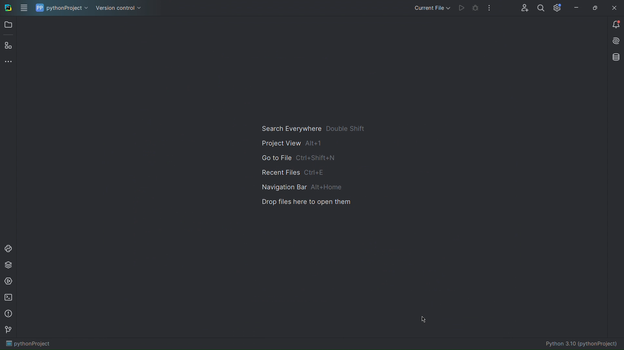 This screenshot has width=624, height=350. I want to click on Settings, so click(557, 7).